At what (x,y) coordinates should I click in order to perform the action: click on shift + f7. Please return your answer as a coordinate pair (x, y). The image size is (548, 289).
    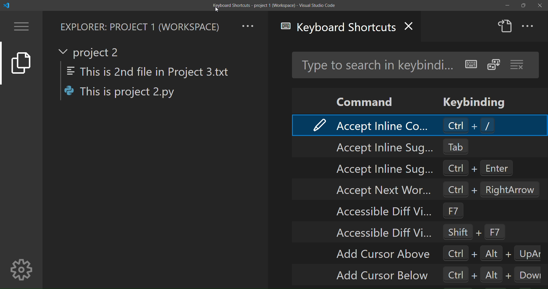
    Looking at the image, I should click on (480, 232).